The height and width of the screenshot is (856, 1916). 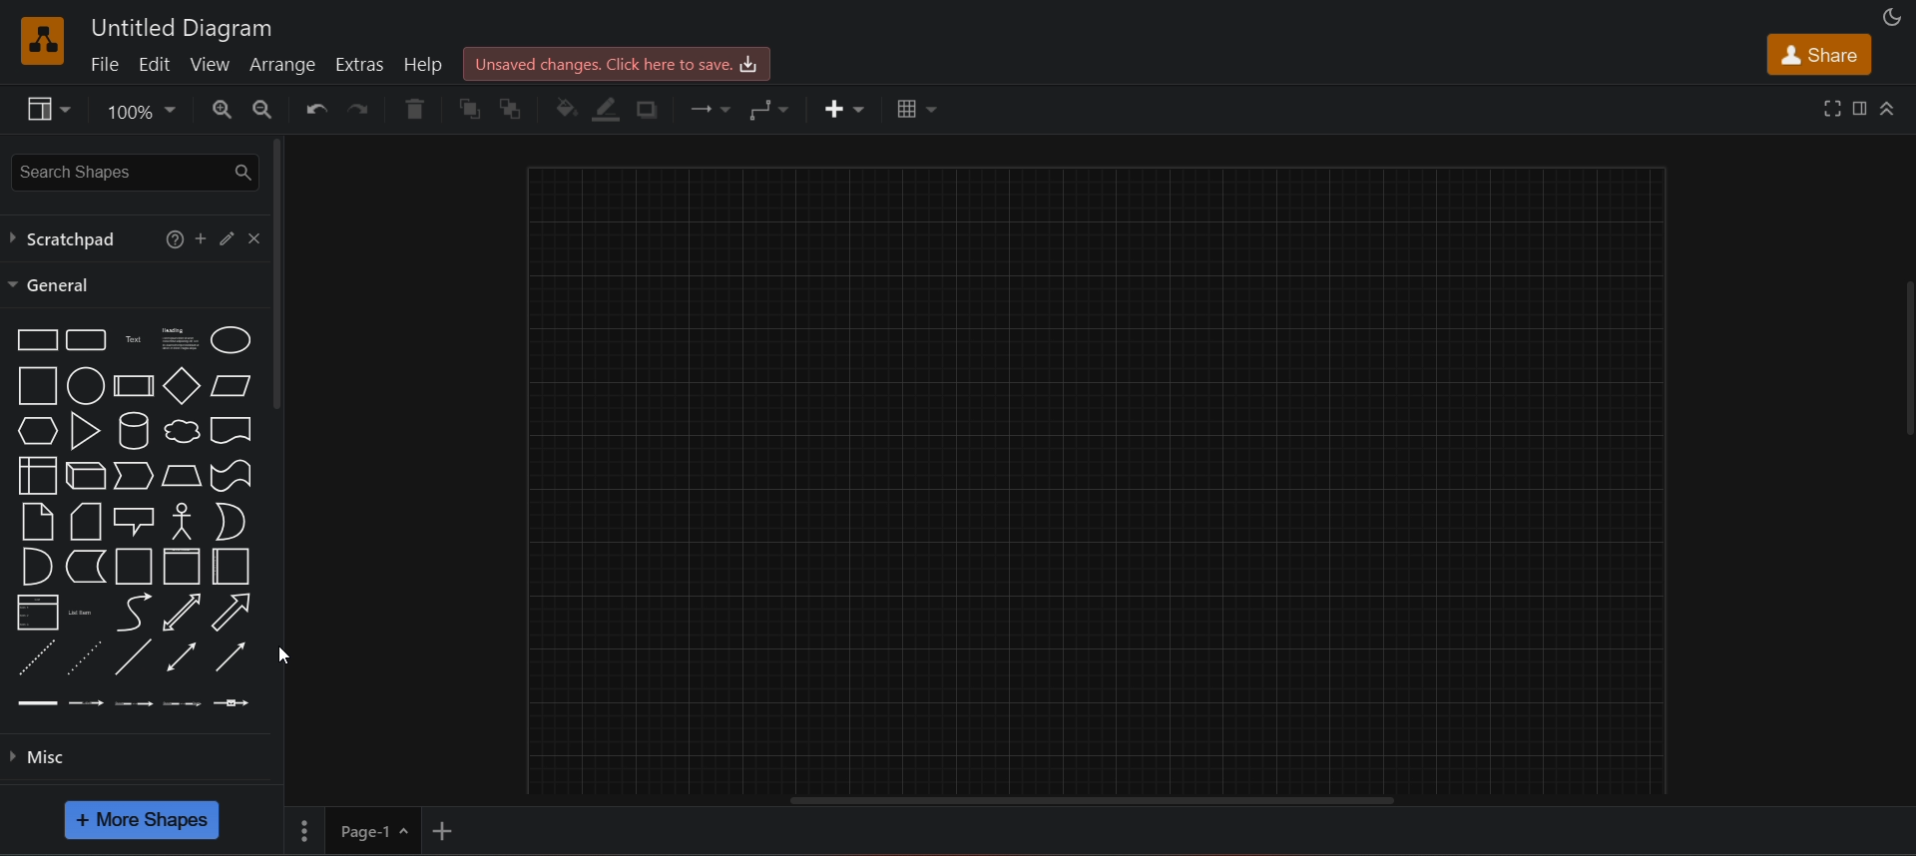 I want to click on cirsle, so click(x=85, y=384).